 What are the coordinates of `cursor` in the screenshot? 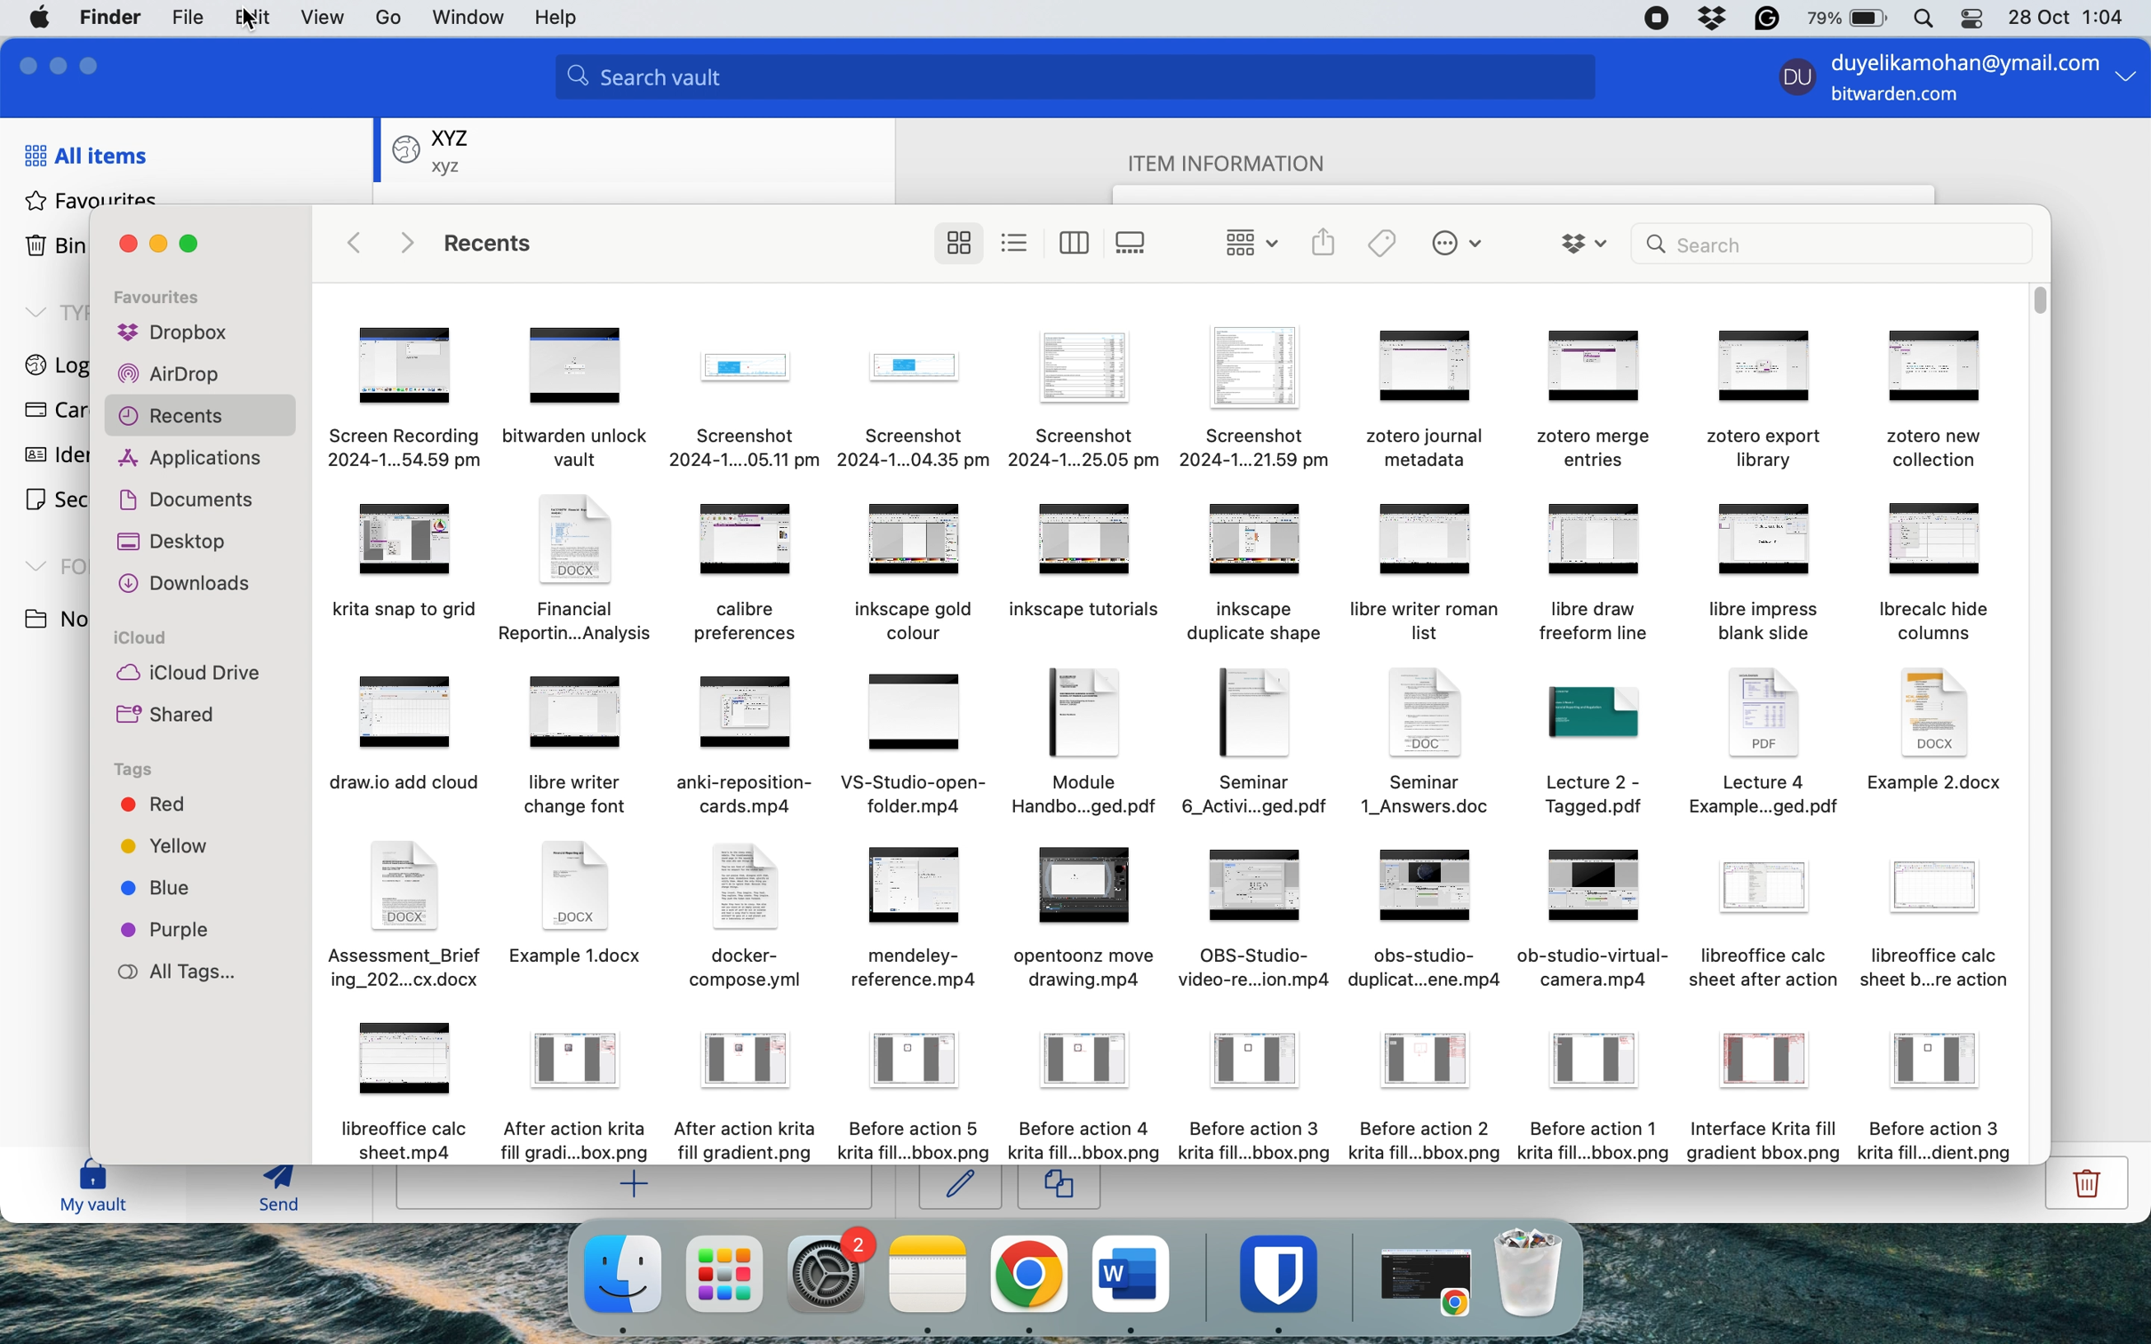 It's located at (247, 37).